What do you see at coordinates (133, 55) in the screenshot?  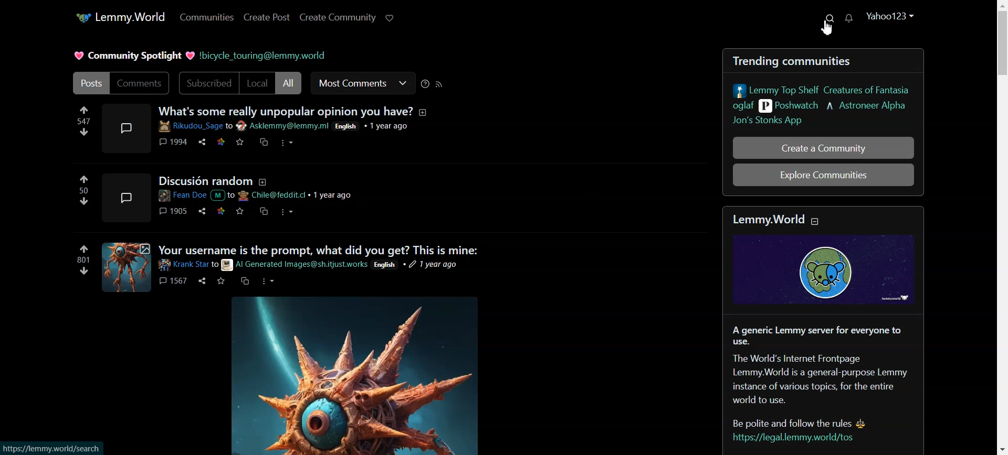 I see `Text` at bounding box center [133, 55].